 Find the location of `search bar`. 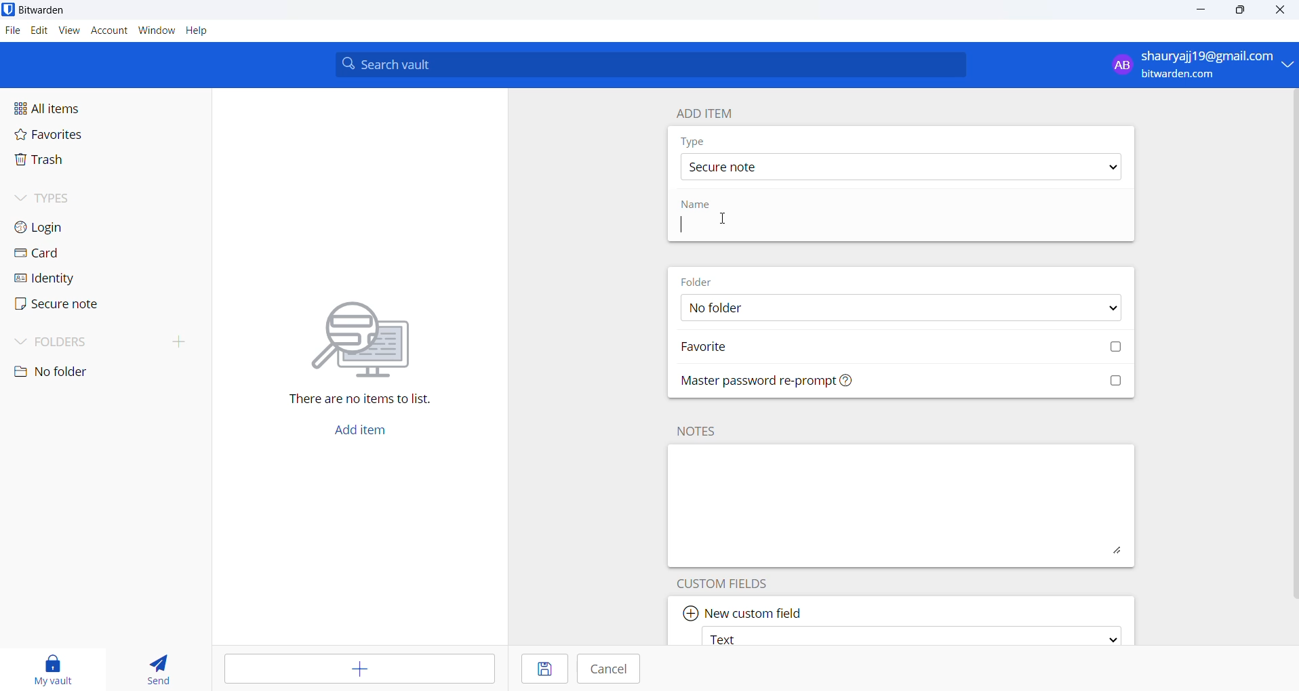

search bar is located at coordinates (650, 64).